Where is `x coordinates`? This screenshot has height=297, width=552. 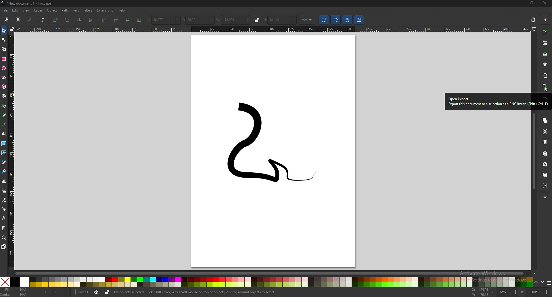
x coordinates is located at coordinates (164, 20).